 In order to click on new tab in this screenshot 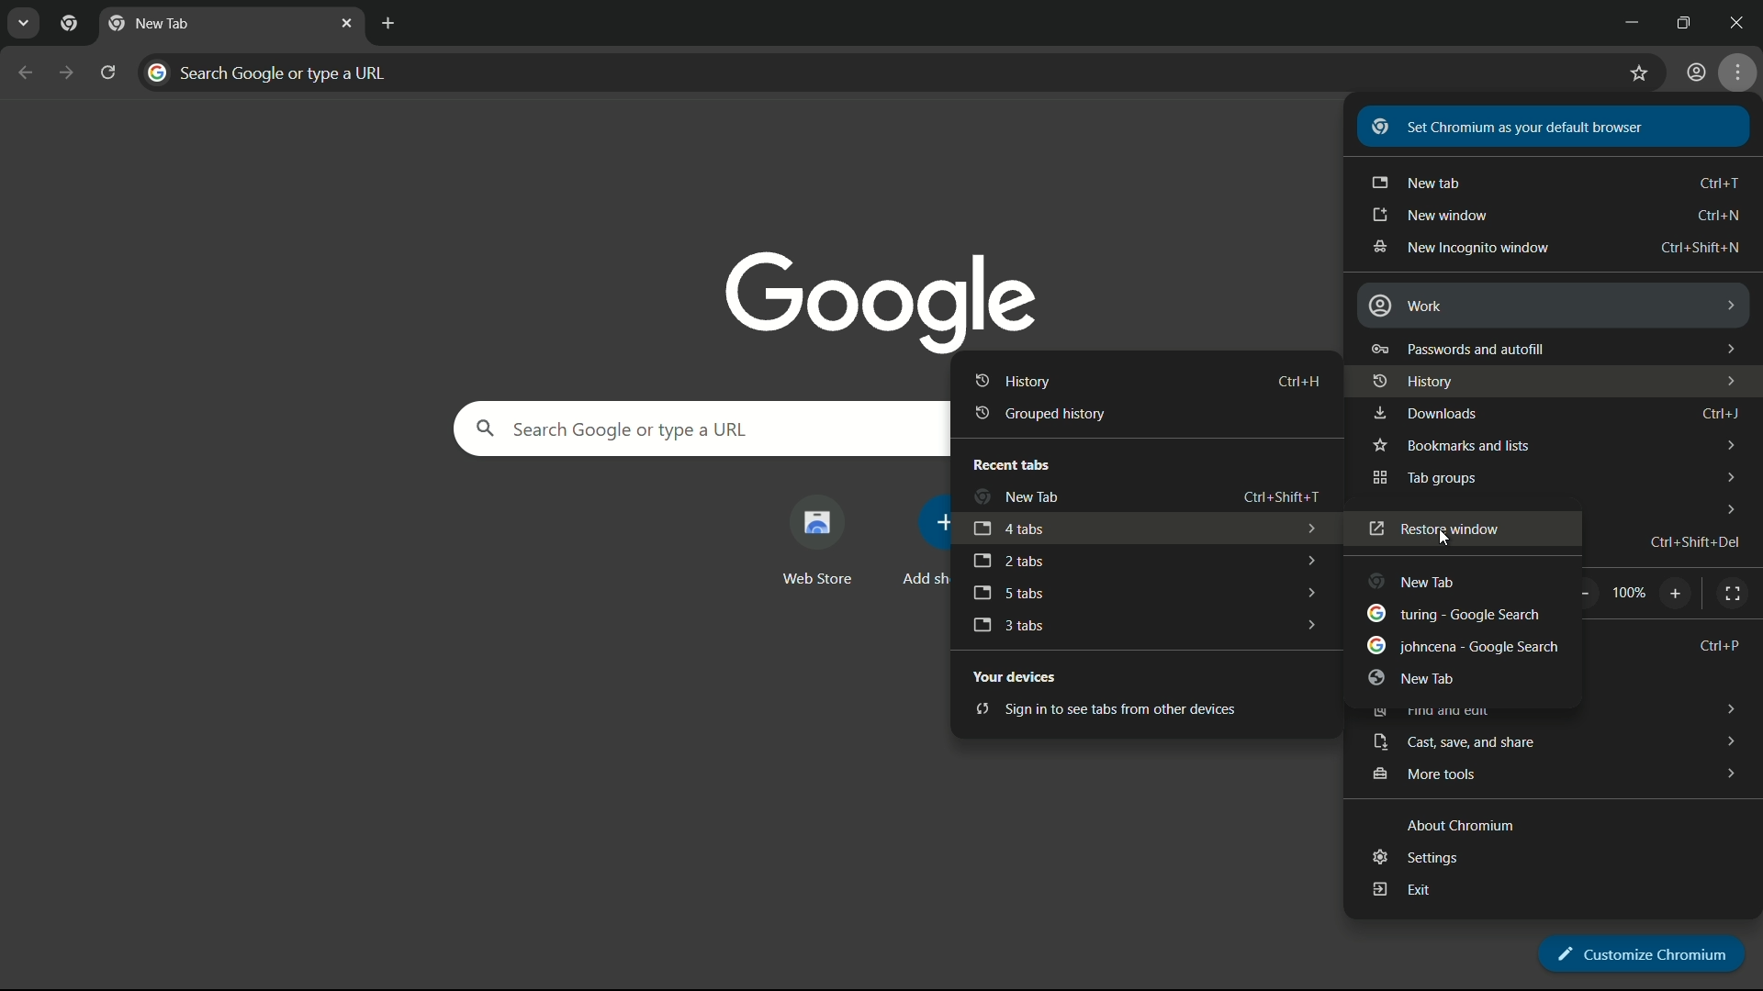, I will do `click(1420, 184)`.